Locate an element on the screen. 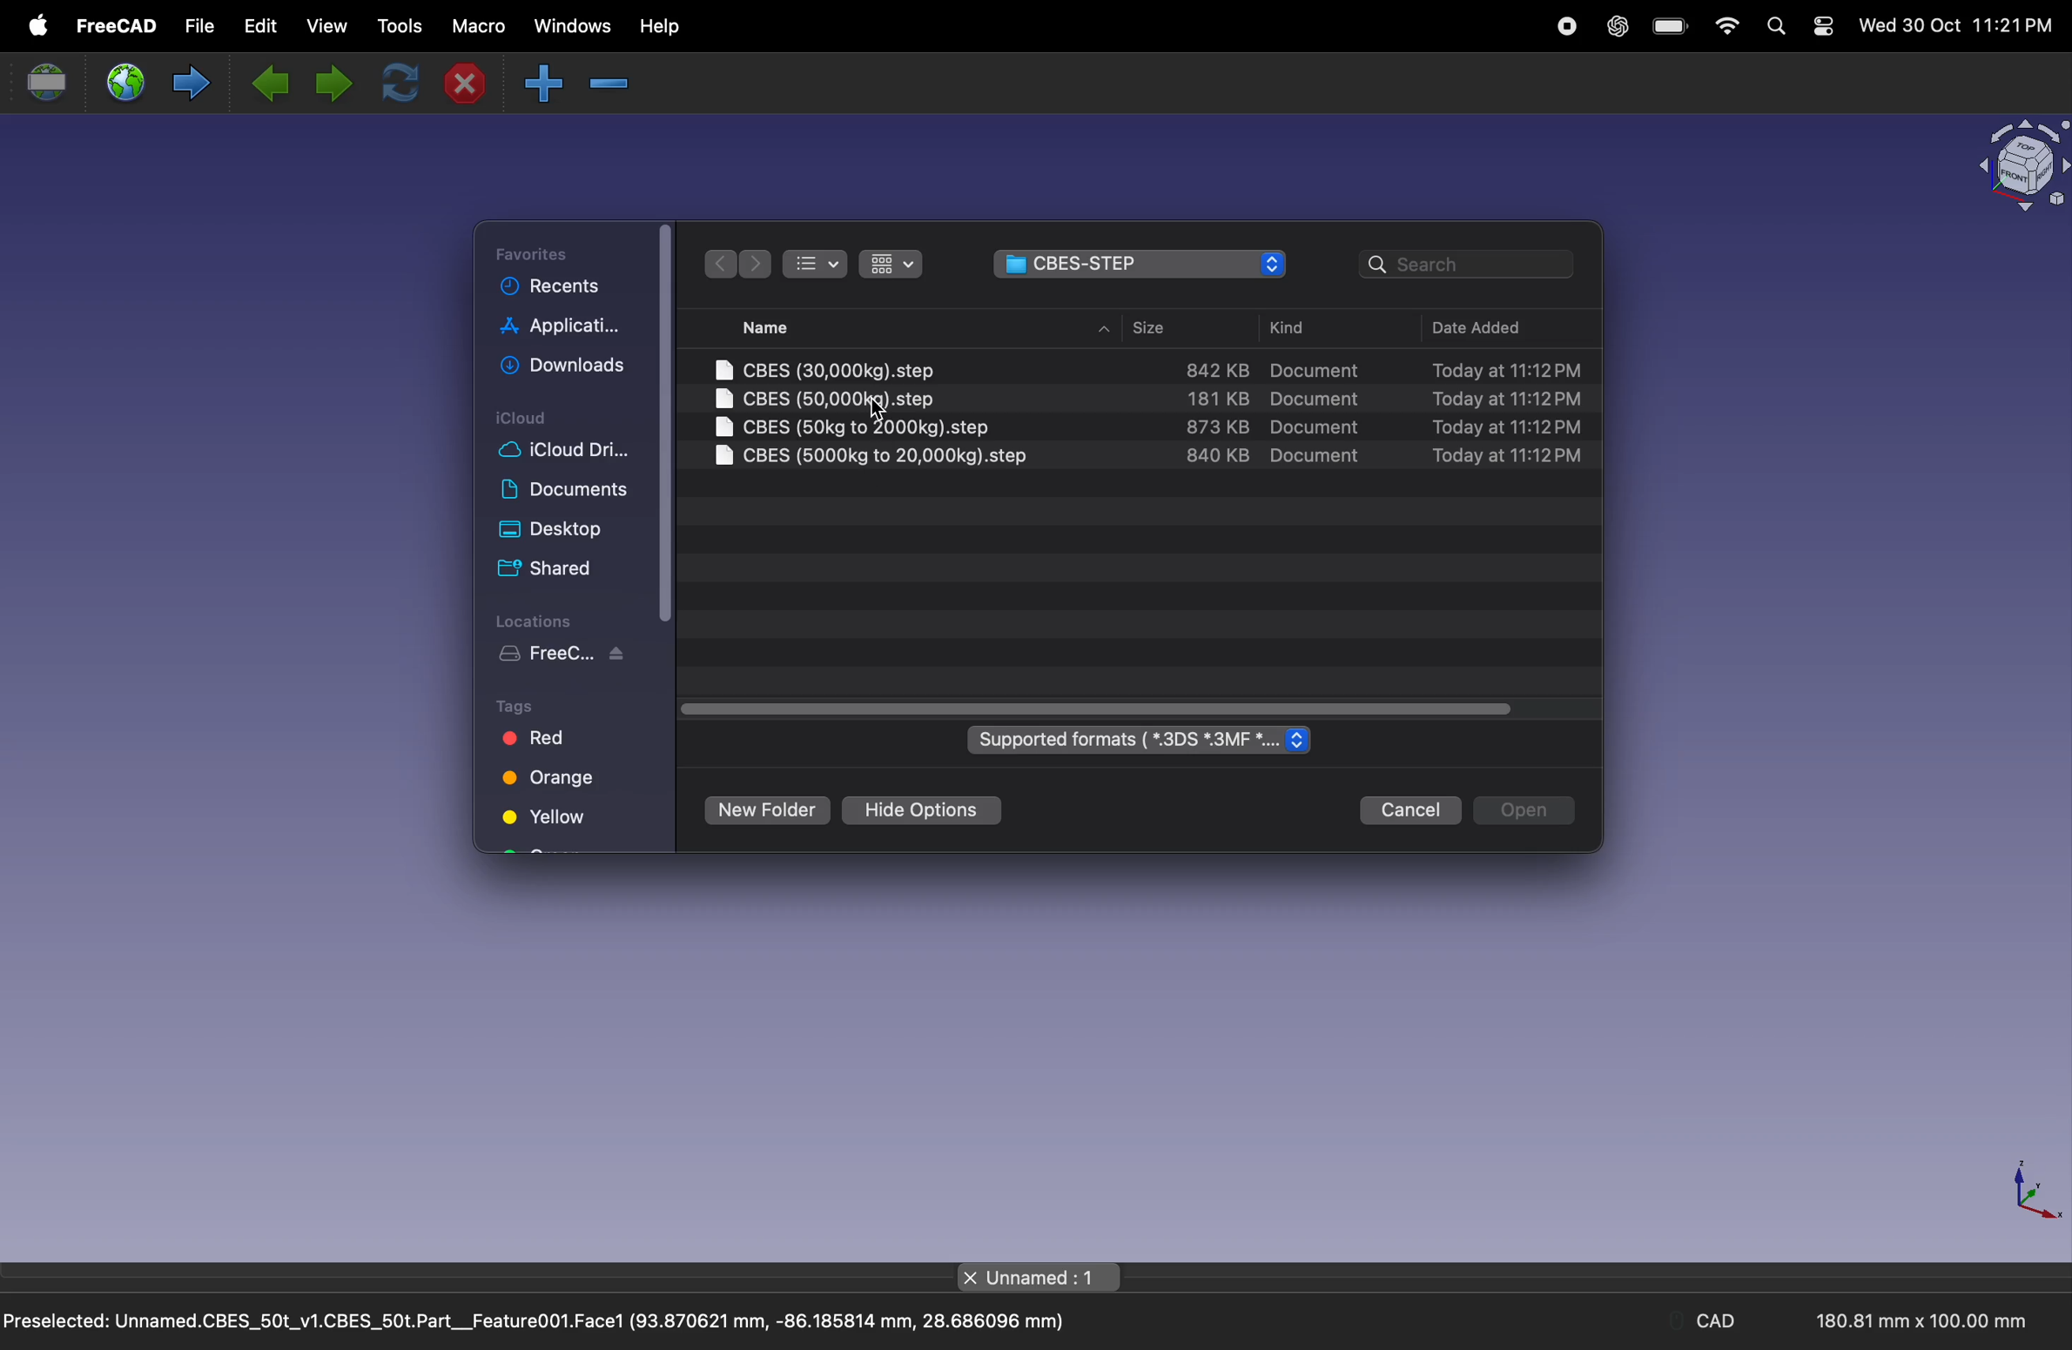 The image size is (2072, 1350). application is located at coordinates (560, 324).